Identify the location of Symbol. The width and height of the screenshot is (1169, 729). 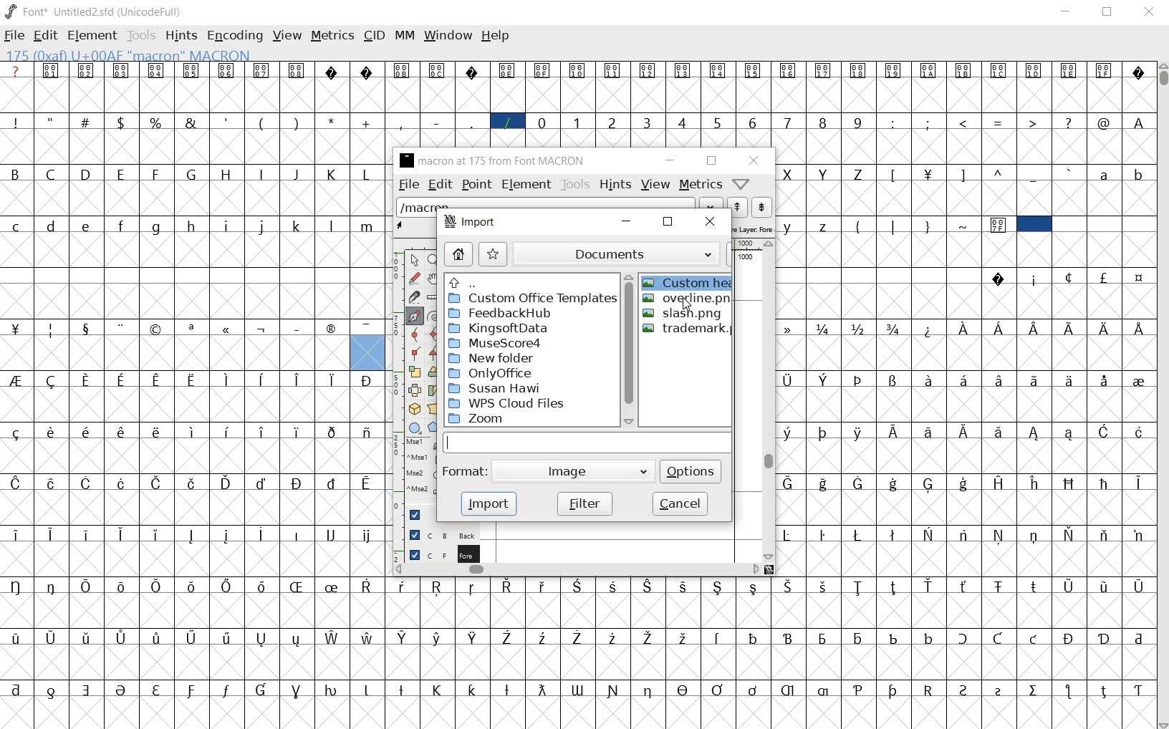
(53, 688).